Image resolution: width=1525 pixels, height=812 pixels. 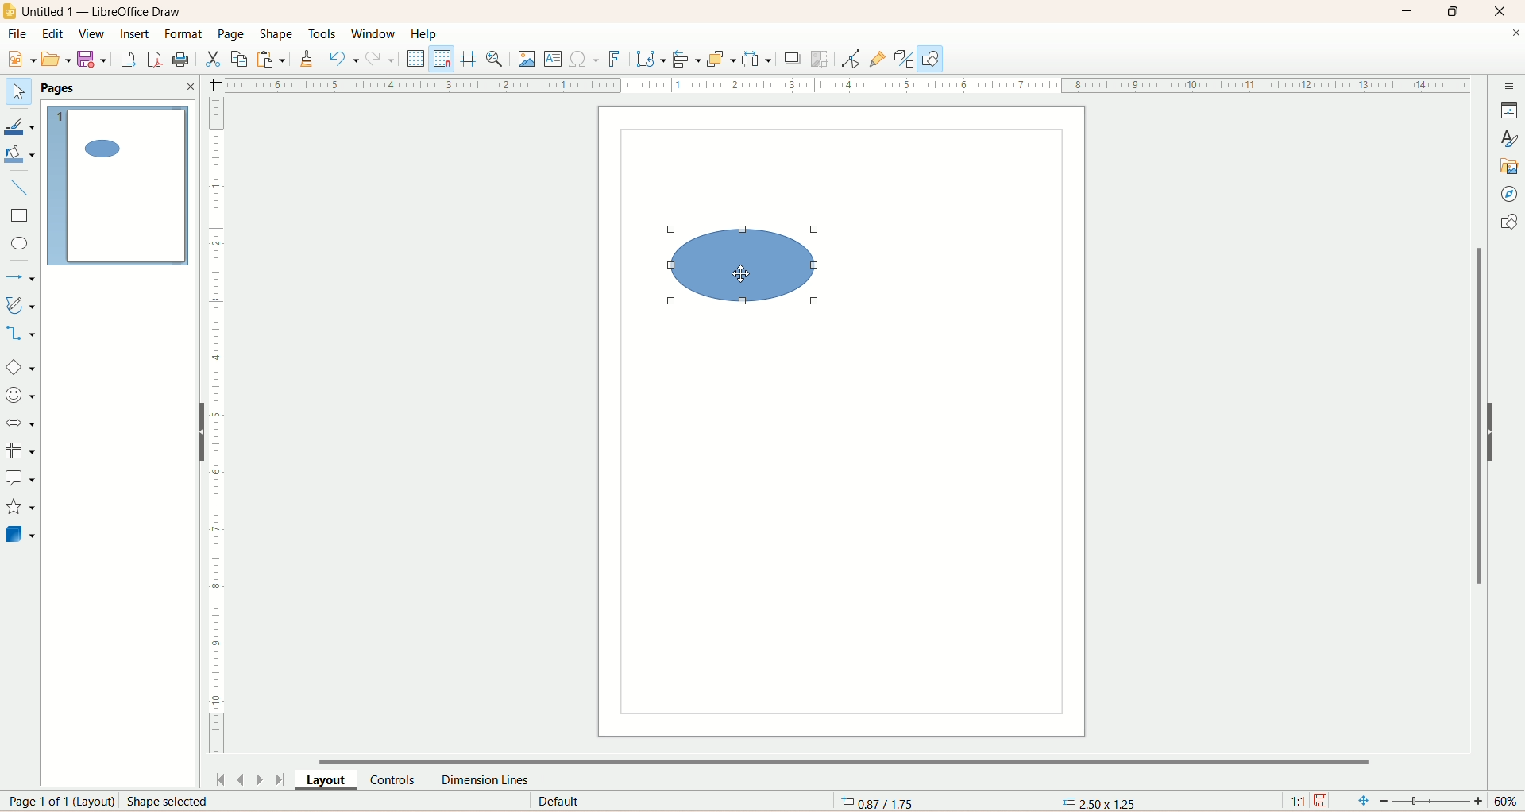 I want to click on line color, so click(x=21, y=123).